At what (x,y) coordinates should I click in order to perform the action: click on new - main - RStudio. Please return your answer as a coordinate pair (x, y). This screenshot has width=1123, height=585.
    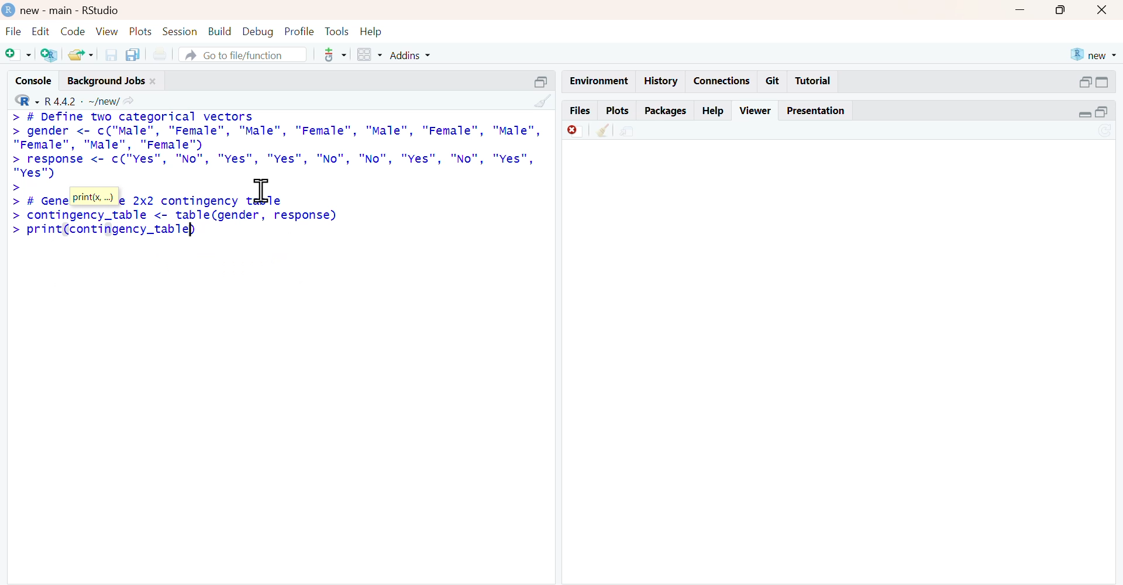
    Looking at the image, I should click on (72, 11).